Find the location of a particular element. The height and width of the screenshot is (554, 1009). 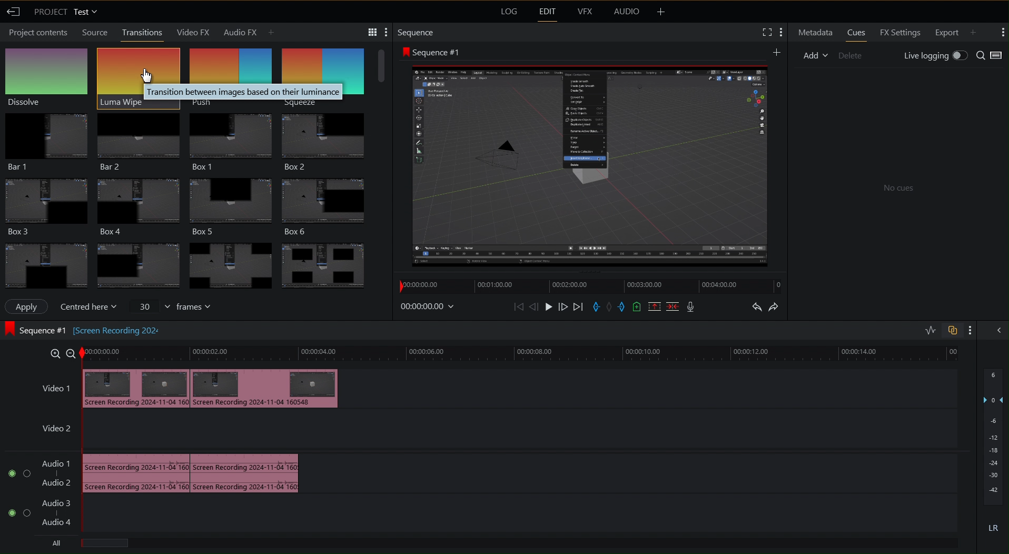

Edit is located at coordinates (546, 13).